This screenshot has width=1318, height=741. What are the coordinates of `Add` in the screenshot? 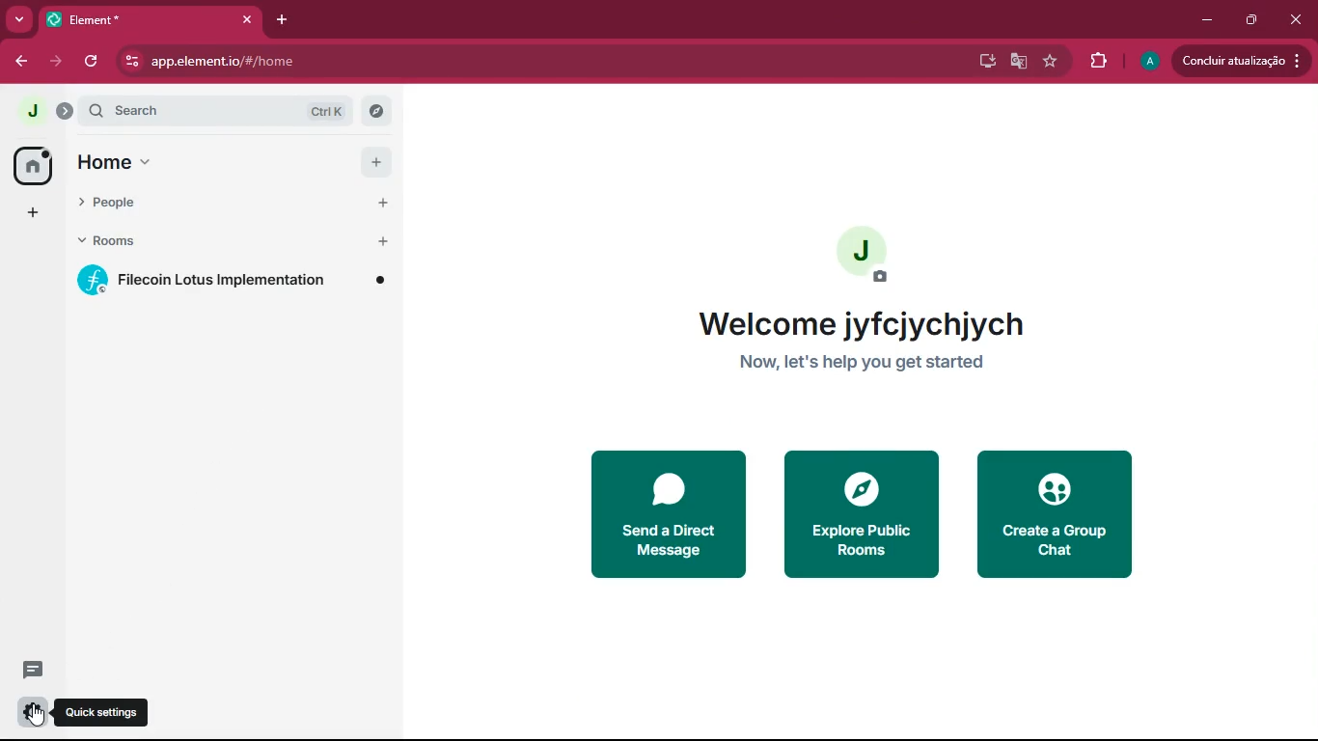 It's located at (383, 242).